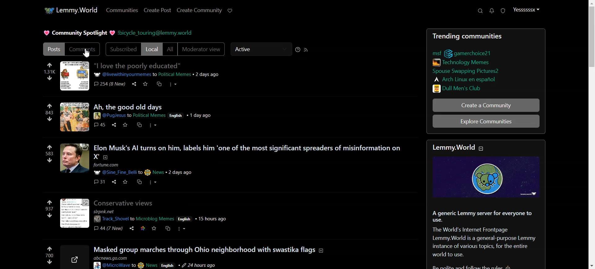  I want to click on image, so click(74, 76).